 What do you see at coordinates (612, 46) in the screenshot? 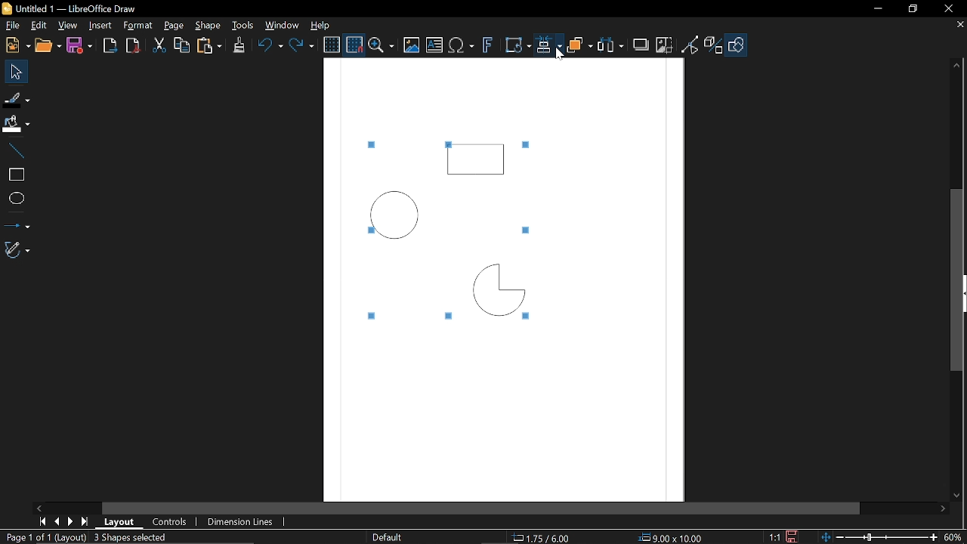
I see `Select at least three objects to distribute` at bounding box center [612, 46].